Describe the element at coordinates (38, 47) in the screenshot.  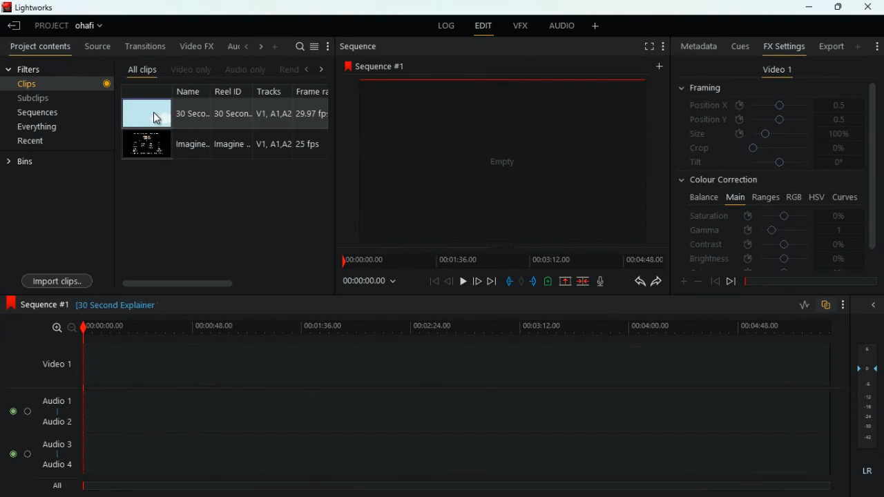
I see `project contents` at that location.